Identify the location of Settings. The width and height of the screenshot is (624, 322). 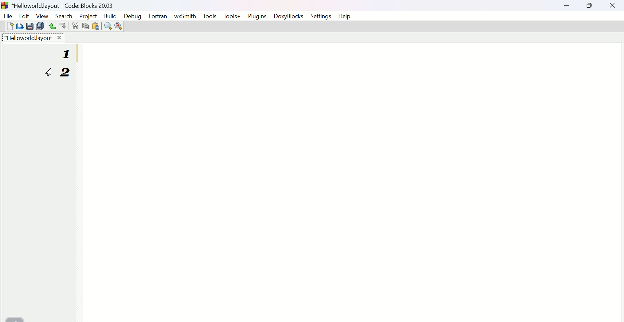
(321, 17).